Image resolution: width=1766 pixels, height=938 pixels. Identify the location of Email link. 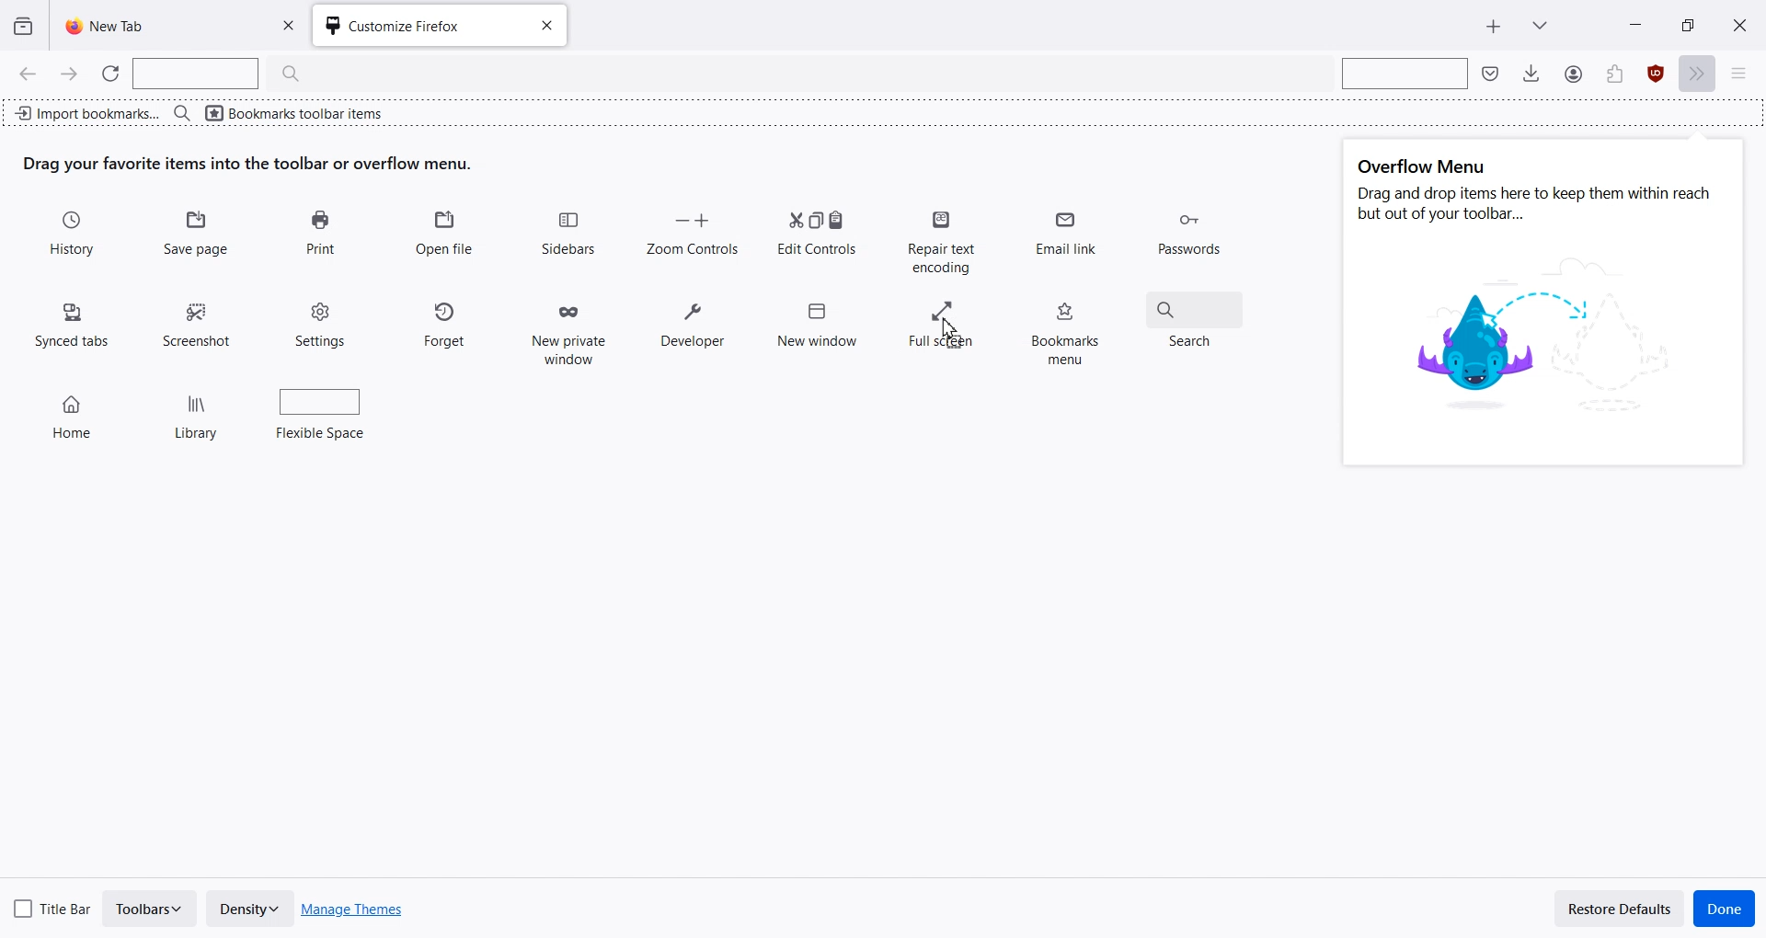
(1069, 240).